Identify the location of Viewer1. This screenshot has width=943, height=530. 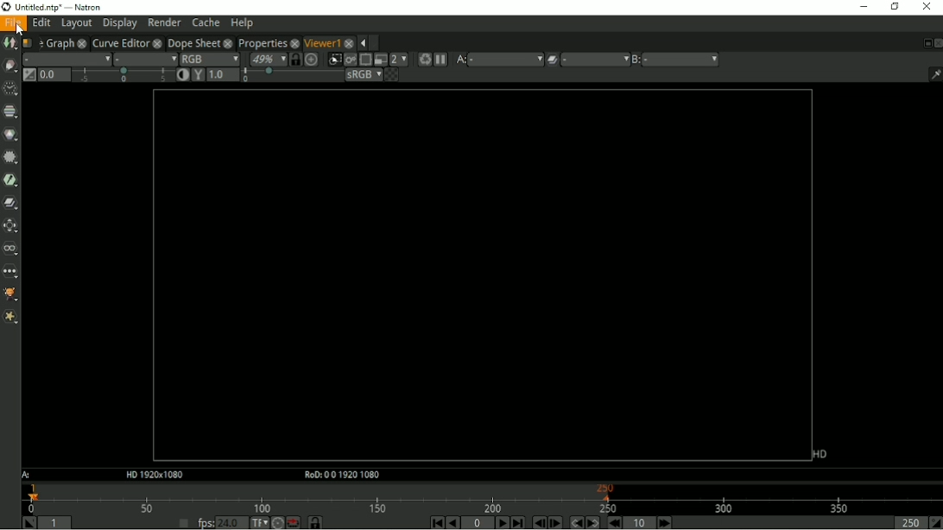
(321, 42).